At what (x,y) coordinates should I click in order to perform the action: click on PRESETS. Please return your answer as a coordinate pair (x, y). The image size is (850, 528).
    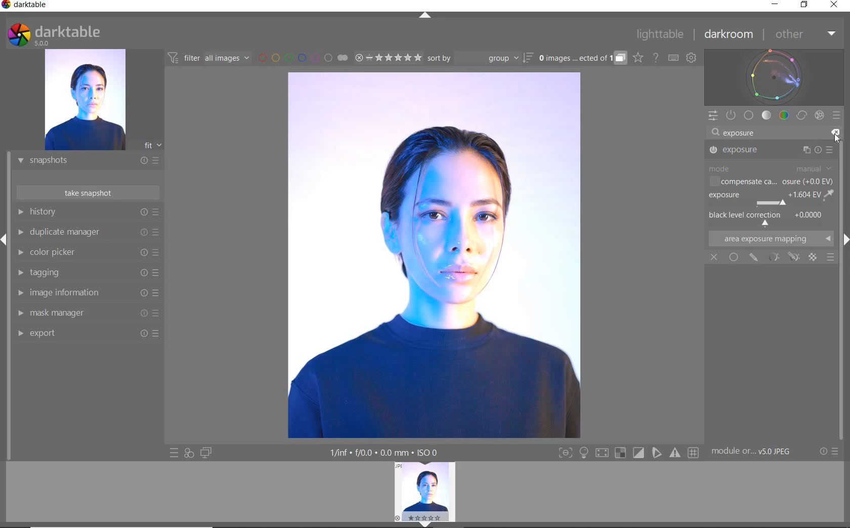
    Looking at the image, I should click on (836, 115).